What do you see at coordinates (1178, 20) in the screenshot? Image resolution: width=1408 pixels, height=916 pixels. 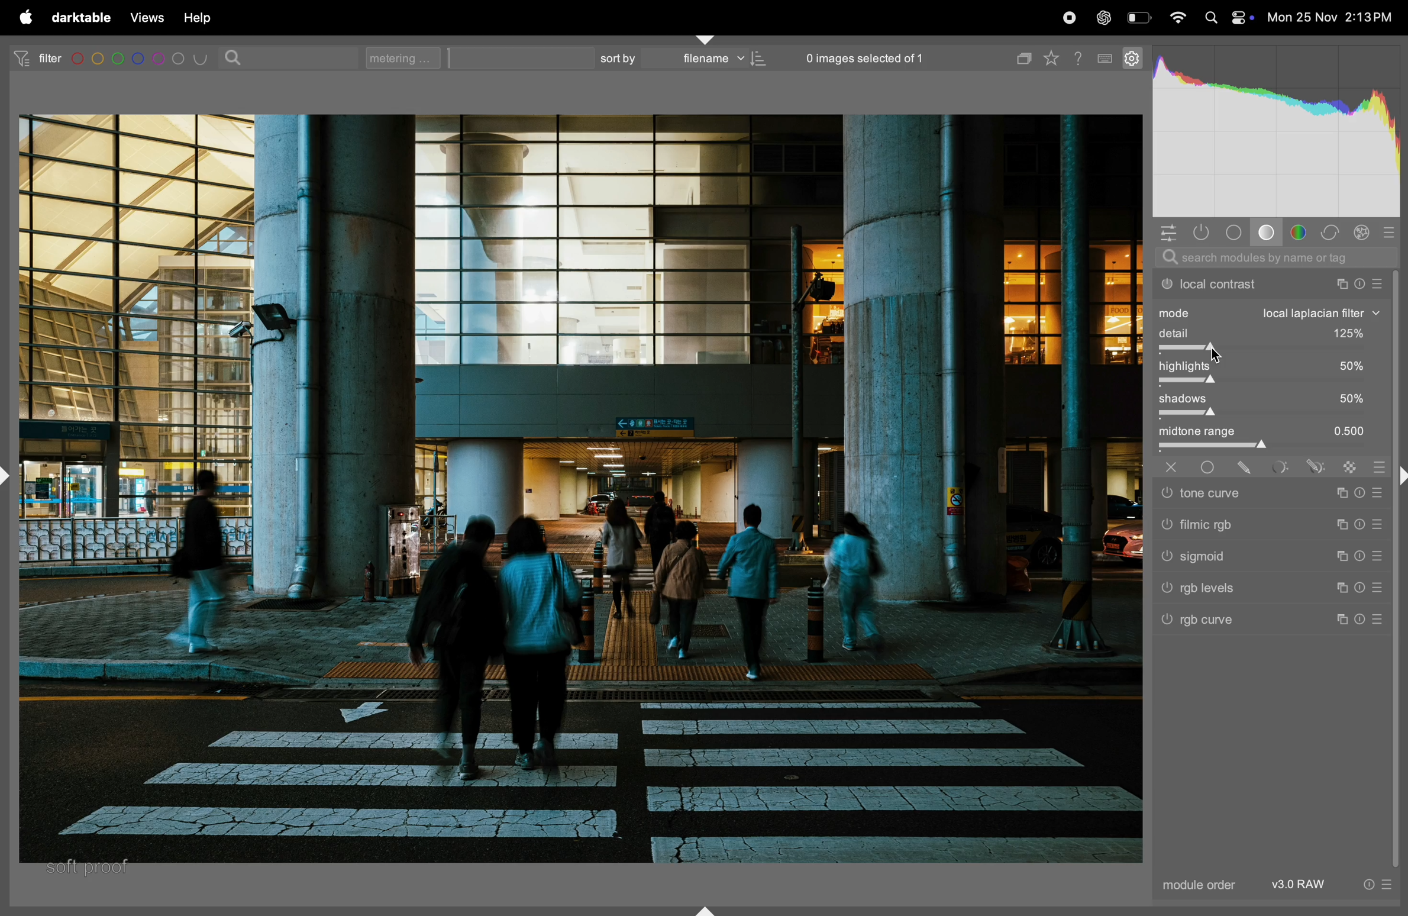 I see `wifi` at bounding box center [1178, 20].